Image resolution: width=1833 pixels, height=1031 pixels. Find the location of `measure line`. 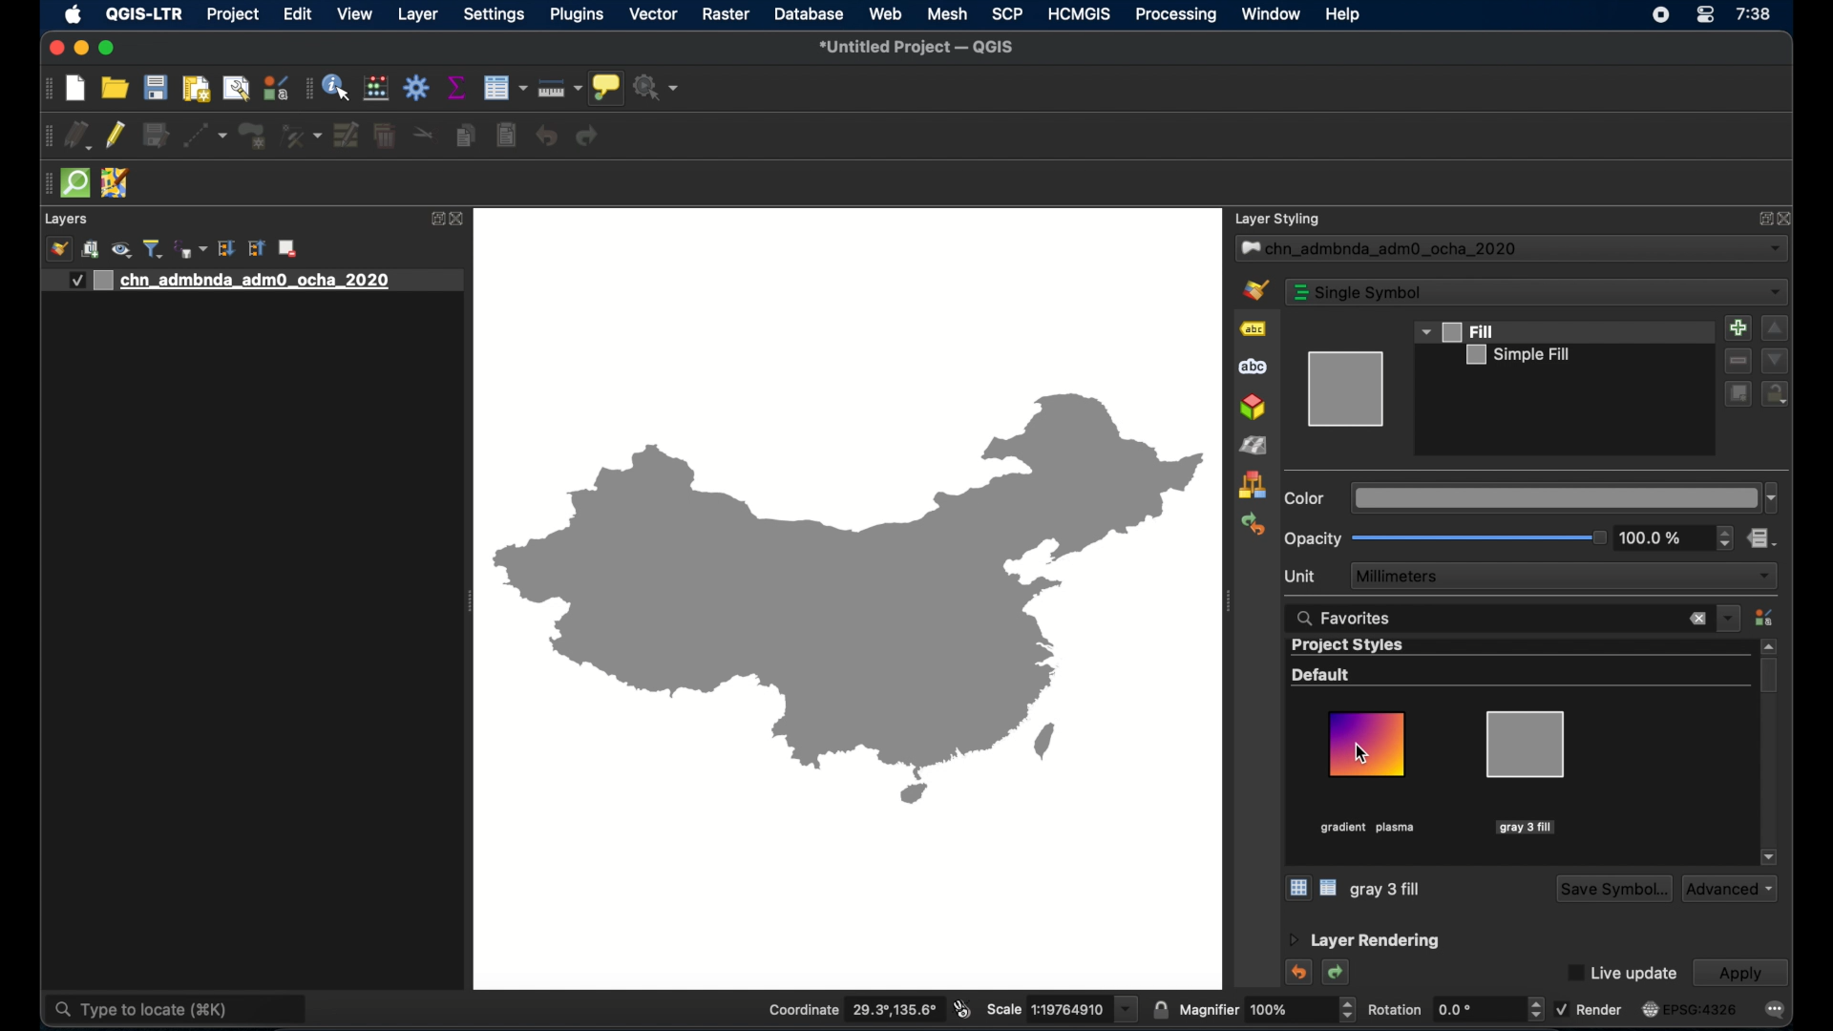

measure line is located at coordinates (559, 88).